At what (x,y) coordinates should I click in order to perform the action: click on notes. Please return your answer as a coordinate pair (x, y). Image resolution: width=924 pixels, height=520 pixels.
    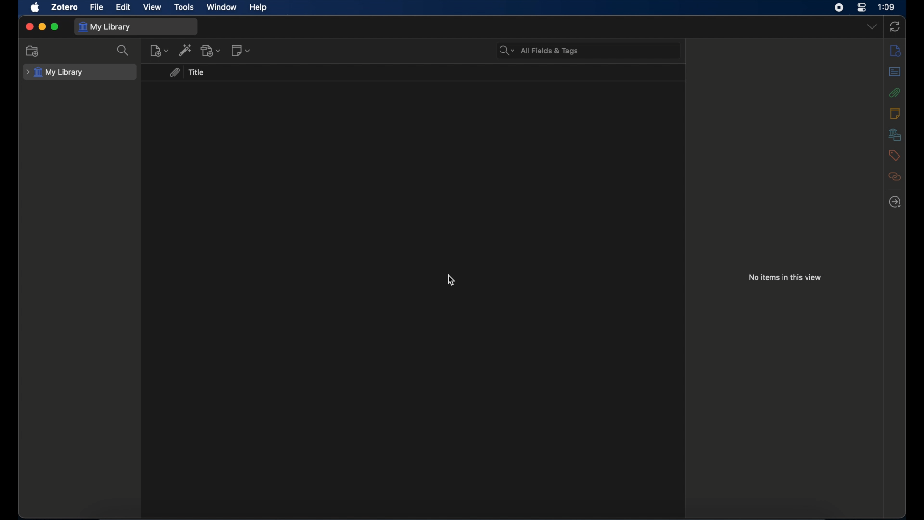
    Looking at the image, I should click on (895, 113).